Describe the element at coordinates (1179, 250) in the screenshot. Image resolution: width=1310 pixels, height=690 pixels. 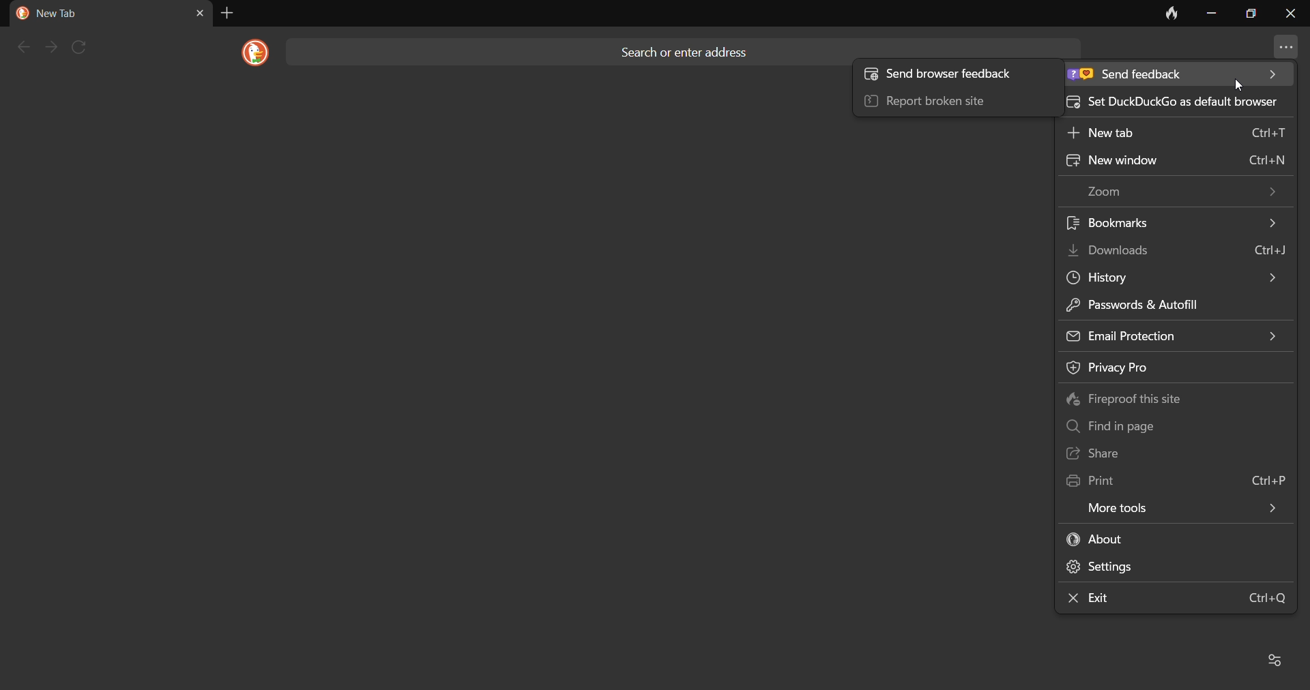
I see `download` at that location.